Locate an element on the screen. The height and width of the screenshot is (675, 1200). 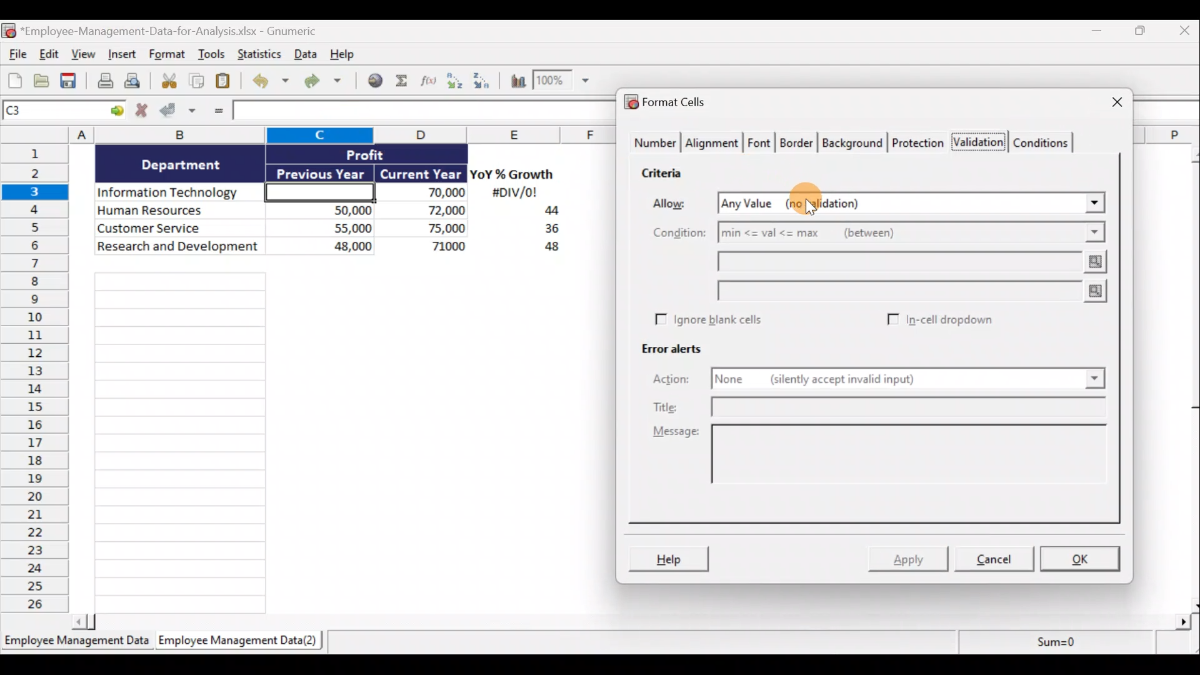
48 is located at coordinates (545, 249).